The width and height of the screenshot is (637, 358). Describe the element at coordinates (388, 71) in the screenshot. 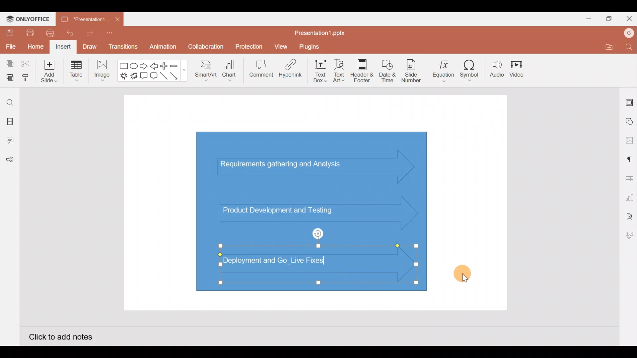

I see `Date & time` at that location.